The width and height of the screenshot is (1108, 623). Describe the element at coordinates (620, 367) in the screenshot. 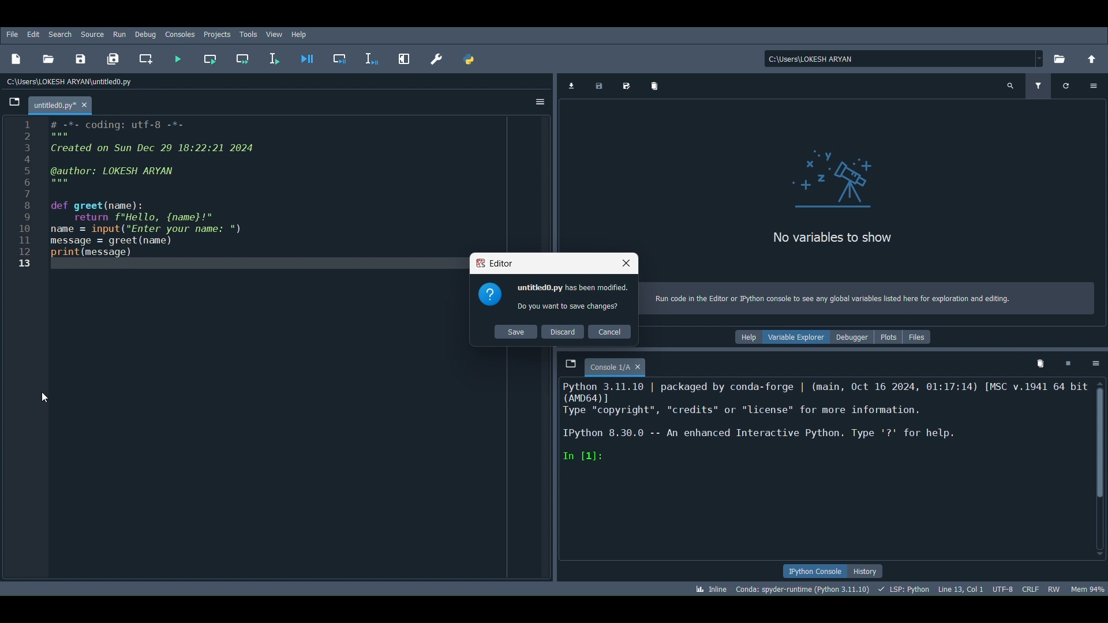

I see `Console` at that location.